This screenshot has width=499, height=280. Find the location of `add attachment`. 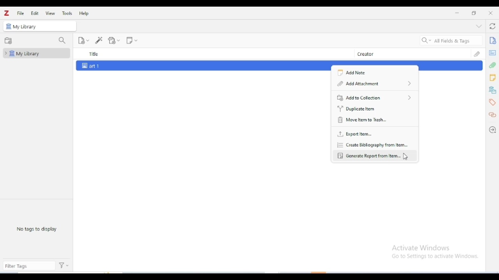

add attachment is located at coordinates (374, 83).